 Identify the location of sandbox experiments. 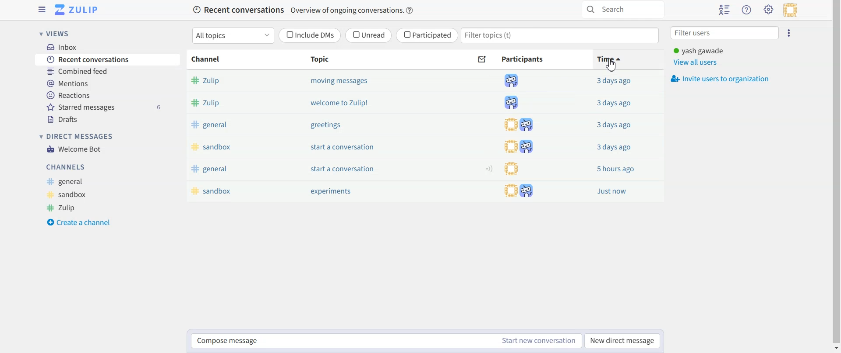
(286, 190).